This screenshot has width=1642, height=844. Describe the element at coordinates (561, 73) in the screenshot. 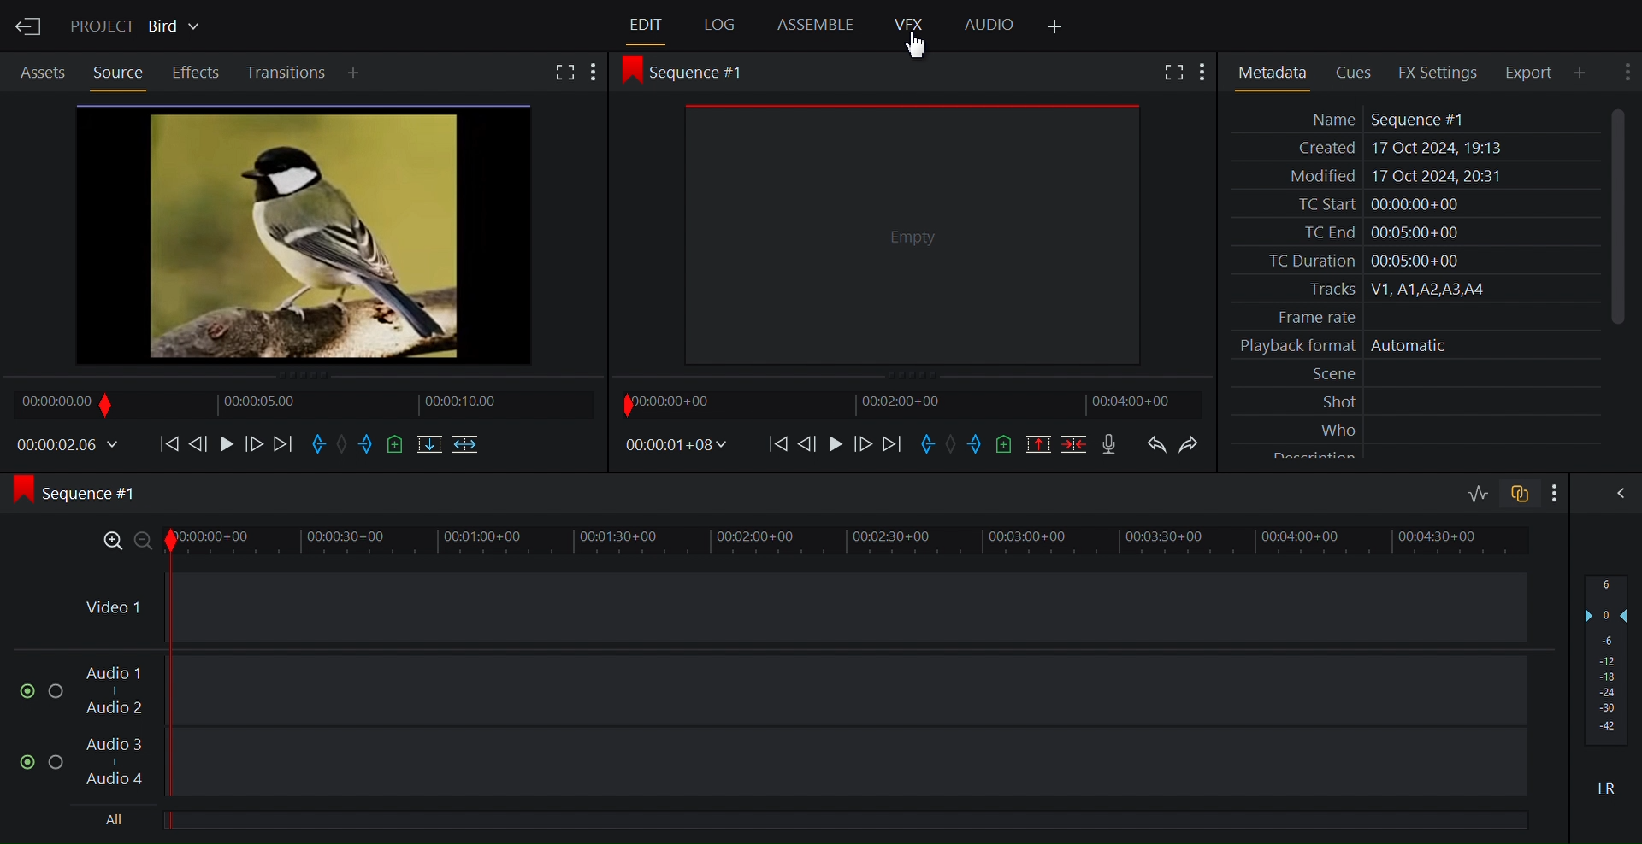

I see `Fullscreen` at that location.